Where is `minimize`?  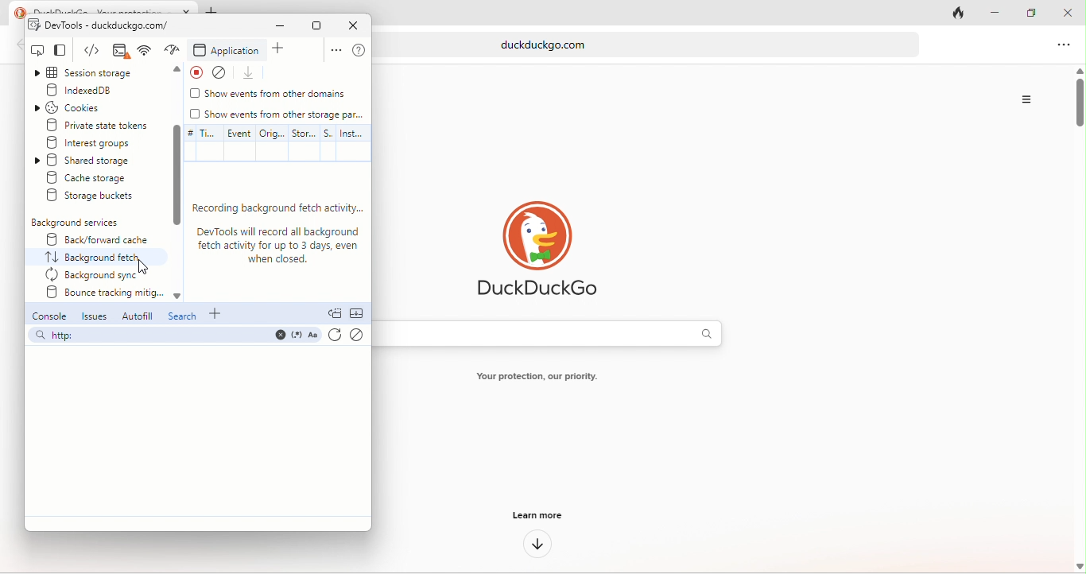 minimize is located at coordinates (274, 27).